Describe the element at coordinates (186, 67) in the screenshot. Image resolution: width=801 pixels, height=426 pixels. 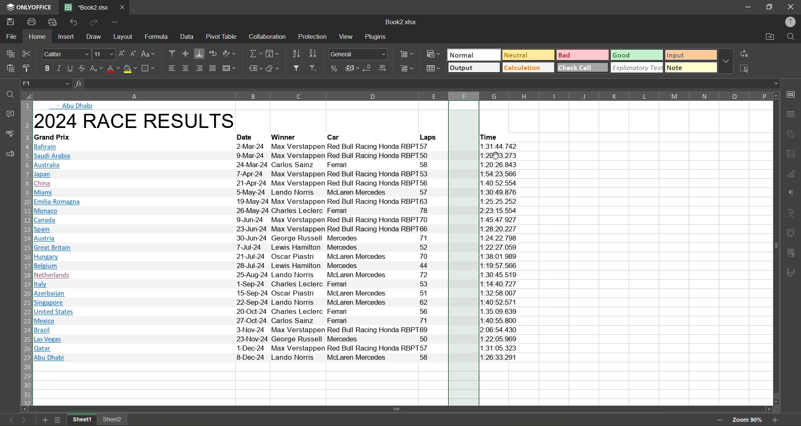
I see `align center` at that location.